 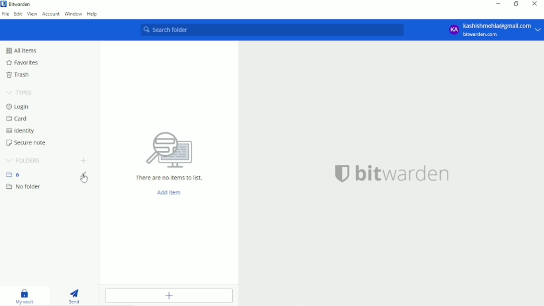 I want to click on View, so click(x=32, y=14).